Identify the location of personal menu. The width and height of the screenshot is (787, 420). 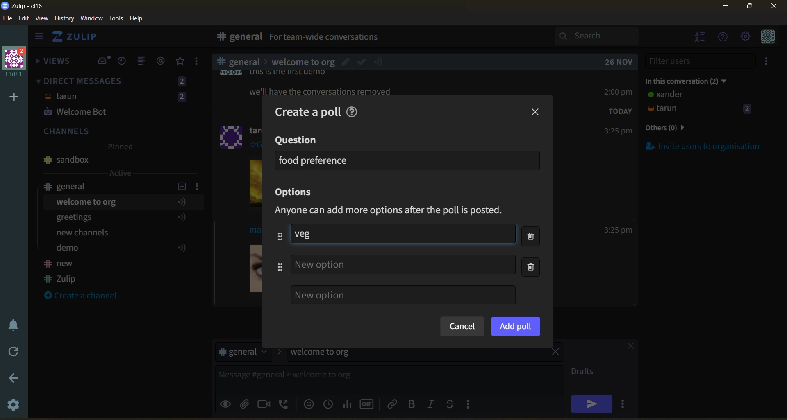
(767, 37).